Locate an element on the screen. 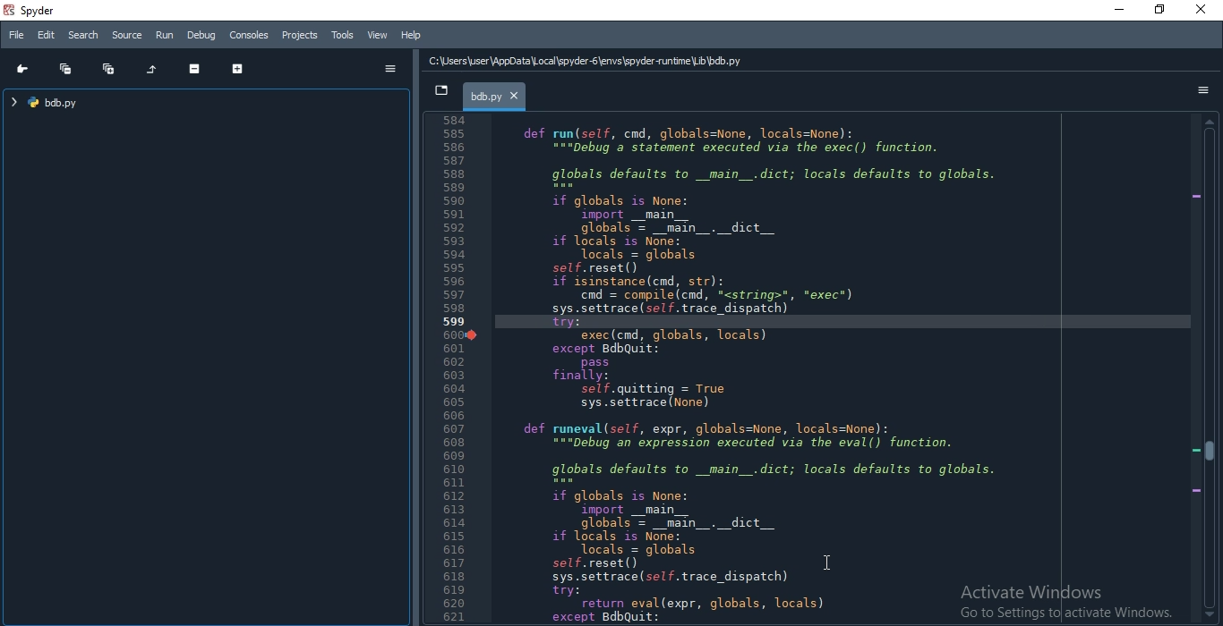  Collapse section is located at coordinates (195, 68).